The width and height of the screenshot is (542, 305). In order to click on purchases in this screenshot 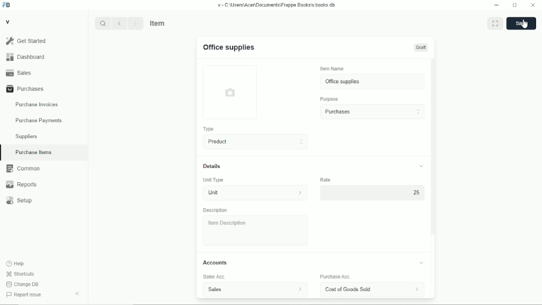, I will do `click(25, 89)`.